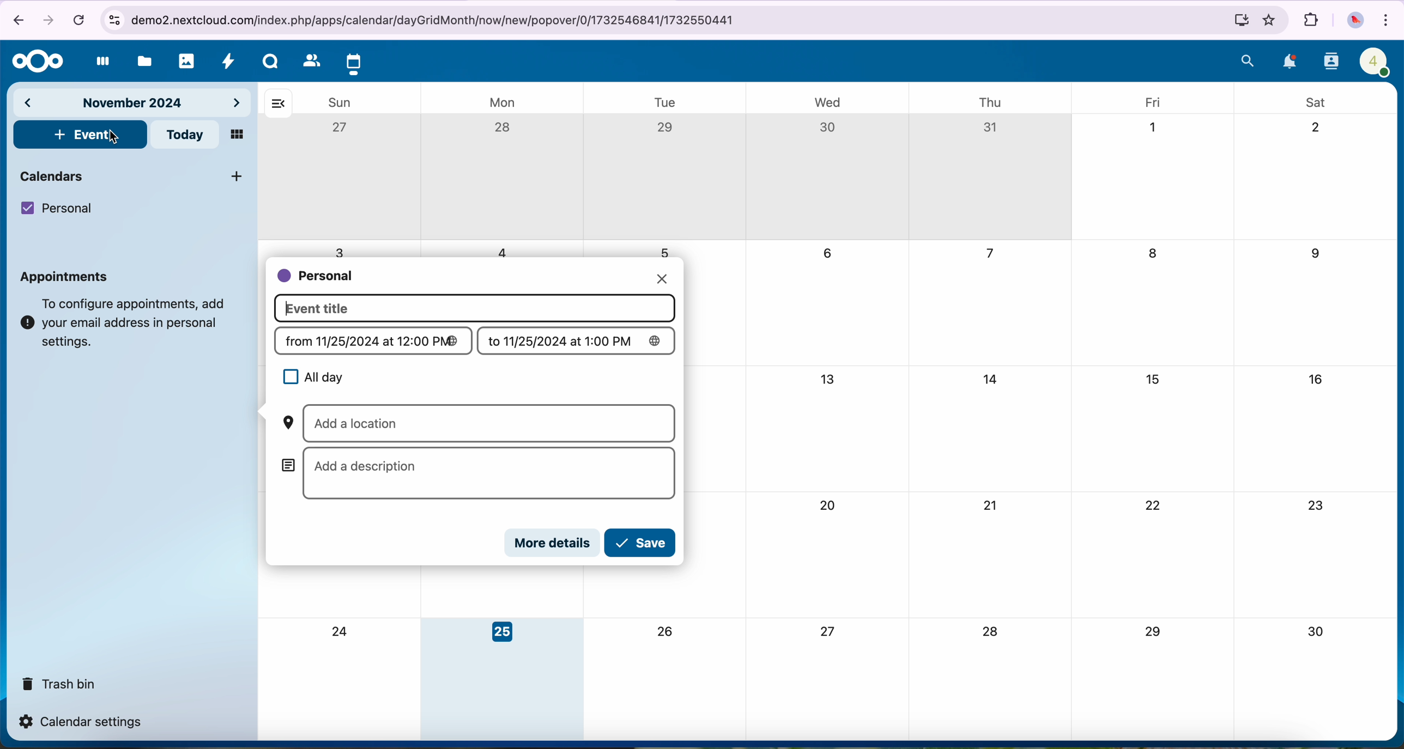 The width and height of the screenshot is (1404, 749). I want to click on navigate back, so click(19, 19).